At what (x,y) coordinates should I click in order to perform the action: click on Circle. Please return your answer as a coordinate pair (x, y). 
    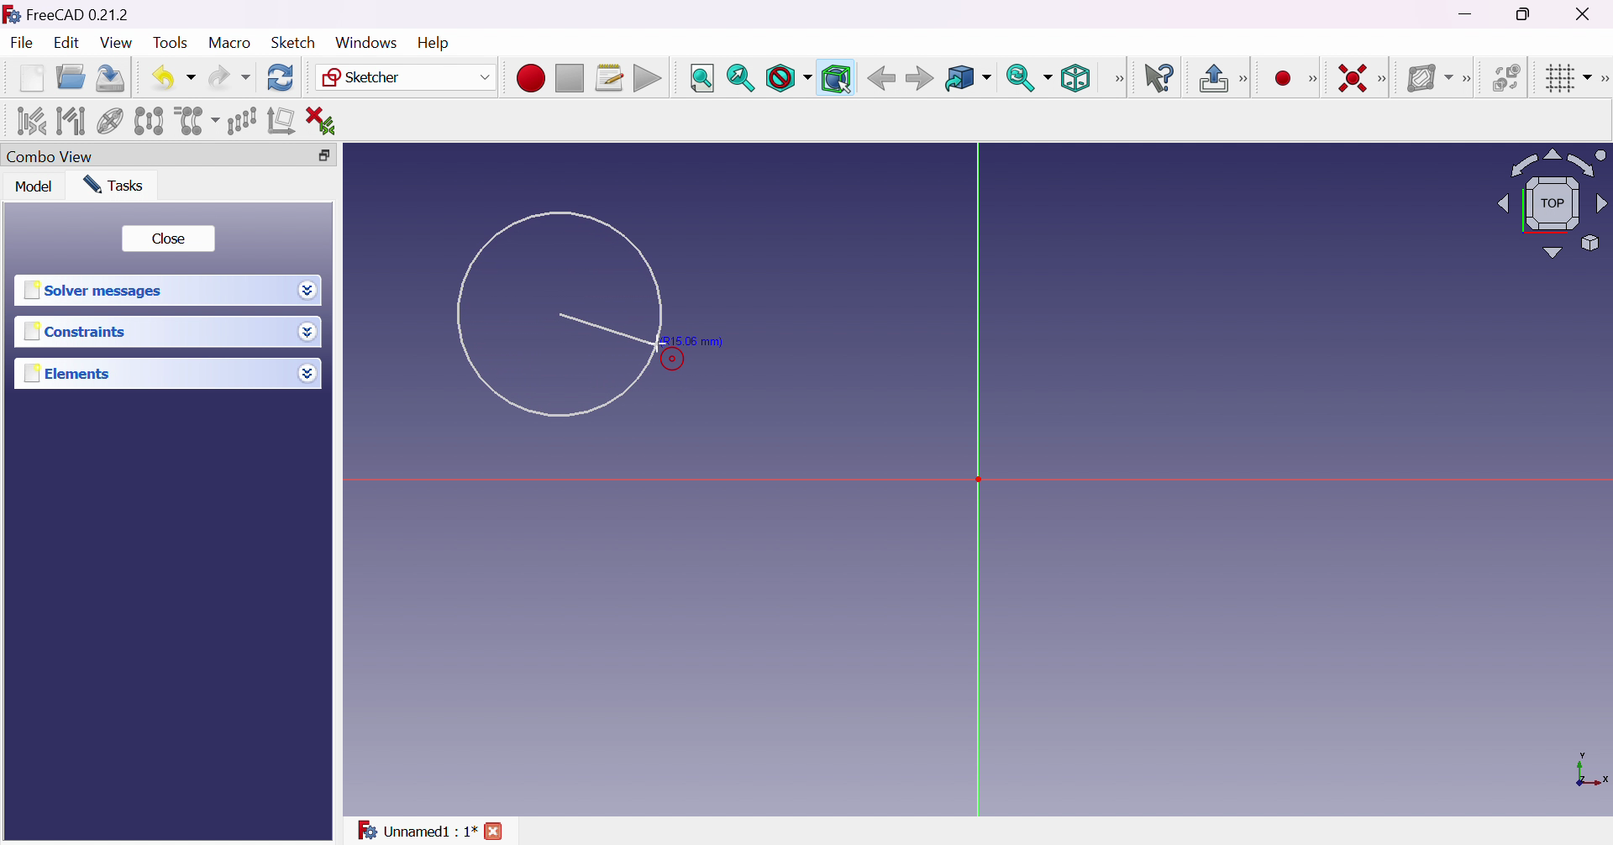
    Looking at the image, I should click on (558, 313).